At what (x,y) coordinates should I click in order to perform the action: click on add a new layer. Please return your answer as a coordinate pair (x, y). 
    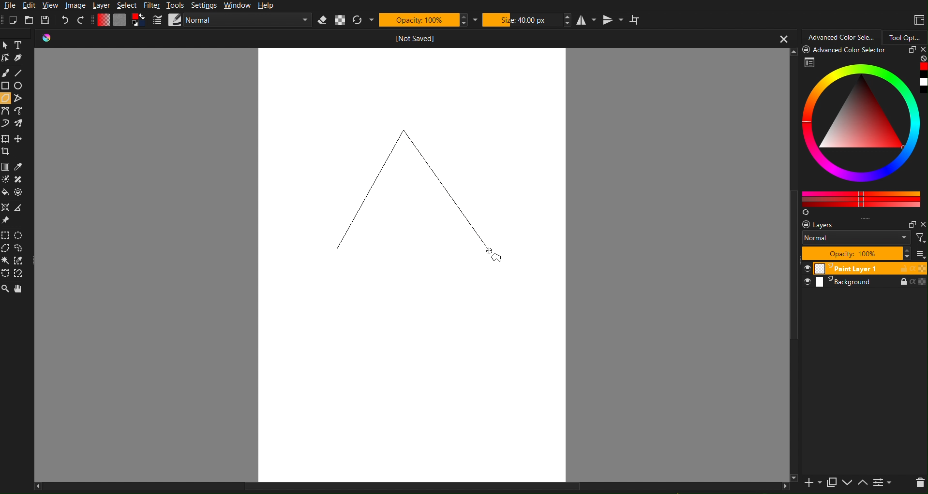
    Looking at the image, I should click on (811, 483).